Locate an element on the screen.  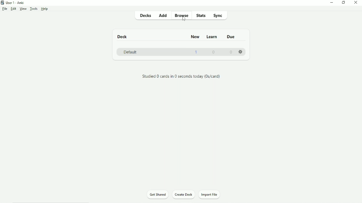
Due is located at coordinates (231, 37).